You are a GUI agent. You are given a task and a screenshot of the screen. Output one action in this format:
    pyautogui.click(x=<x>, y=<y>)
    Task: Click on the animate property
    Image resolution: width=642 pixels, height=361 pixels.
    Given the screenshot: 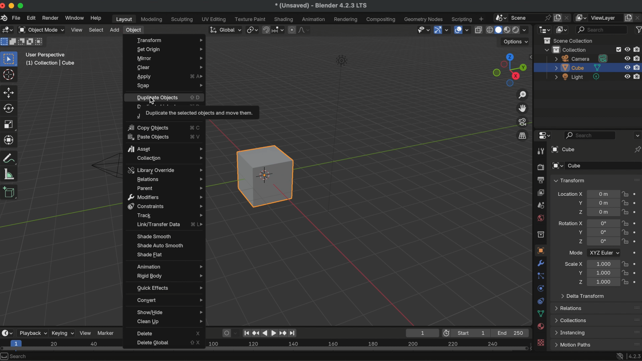 What is the action you would take?
    pyautogui.click(x=637, y=272)
    